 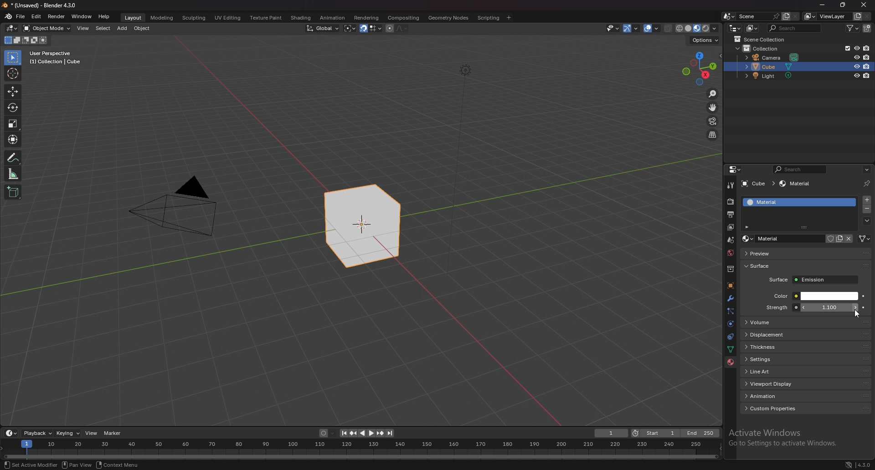 What do you see at coordinates (813, 280) in the screenshot?
I see `surface` at bounding box center [813, 280].